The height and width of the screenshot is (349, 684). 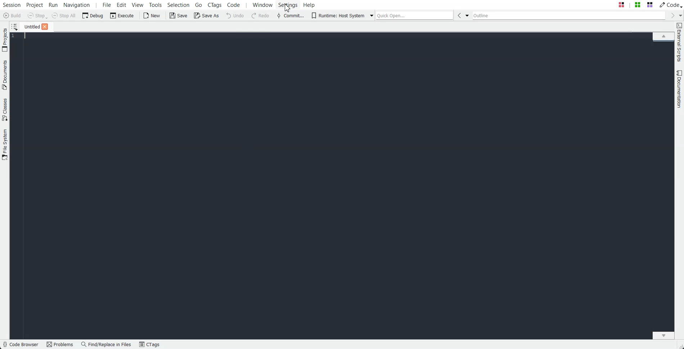 What do you see at coordinates (13, 16) in the screenshot?
I see `Build` at bounding box center [13, 16].